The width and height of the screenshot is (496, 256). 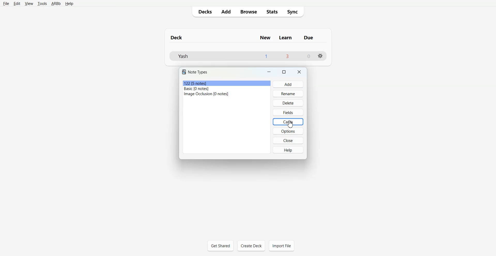 I want to click on Tools, so click(x=42, y=4).